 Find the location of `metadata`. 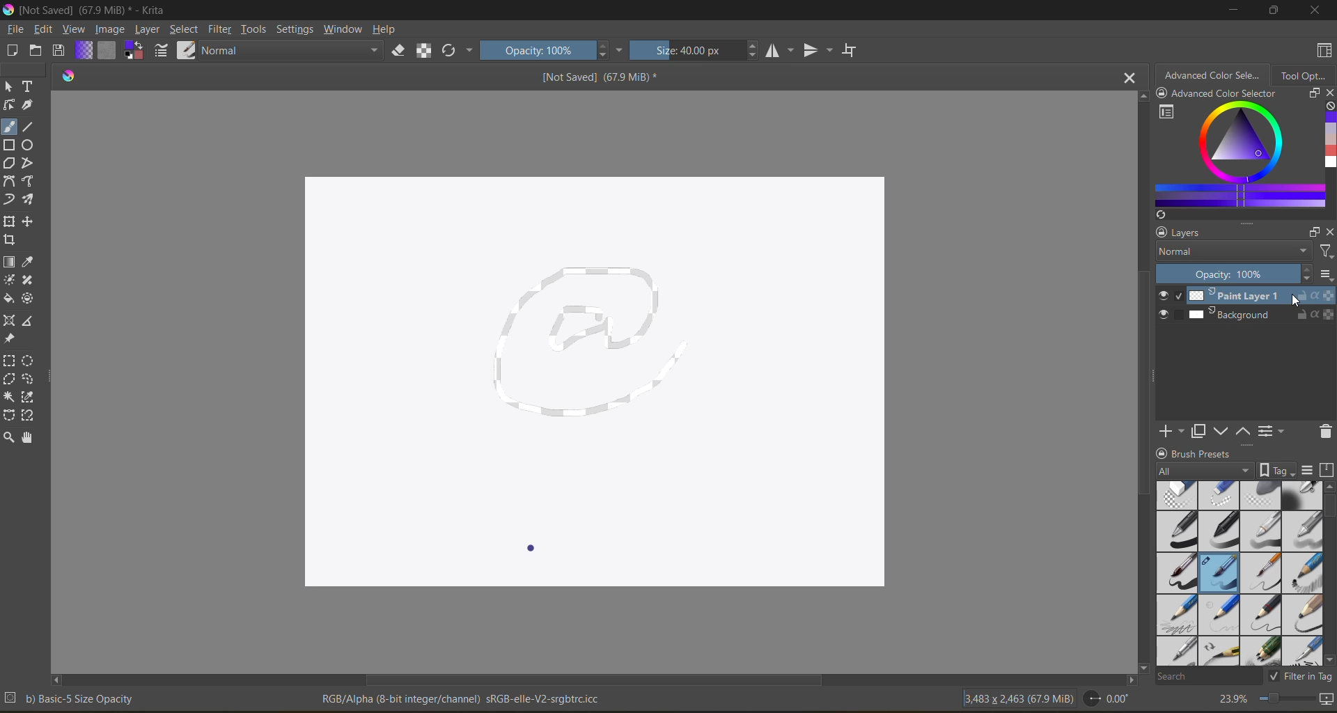

metadata is located at coordinates (462, 702).